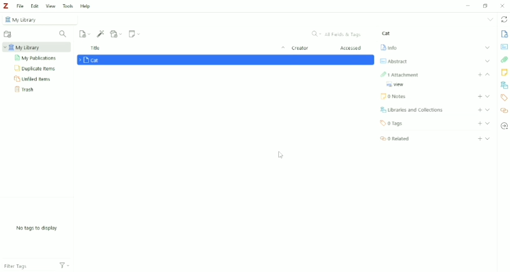 The height and width of the screenshot is (272, 510). What do you see at coordinates (489, 139) in the screenshot?
I see `Expand section` at bounding box center [489, 139].